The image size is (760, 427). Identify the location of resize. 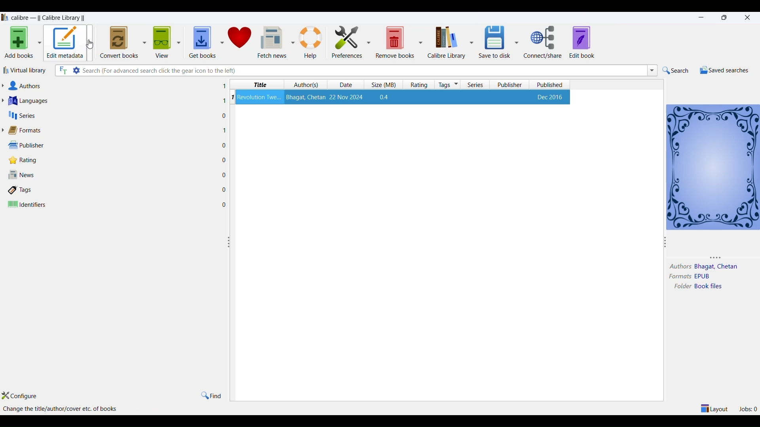
(229, 244).